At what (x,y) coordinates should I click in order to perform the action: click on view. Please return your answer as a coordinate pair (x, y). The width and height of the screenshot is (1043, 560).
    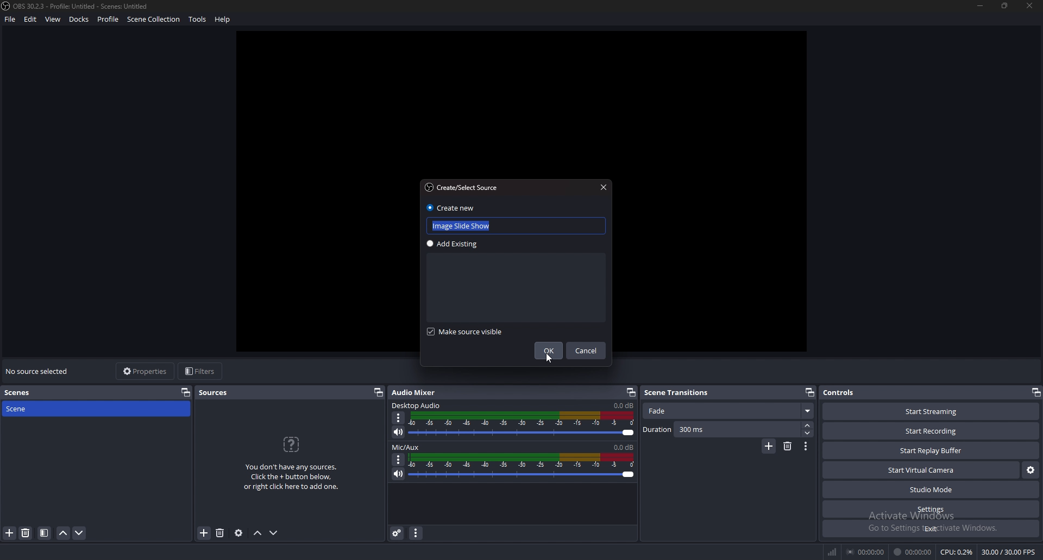
    Looking at the image, I should click on (53, 19).